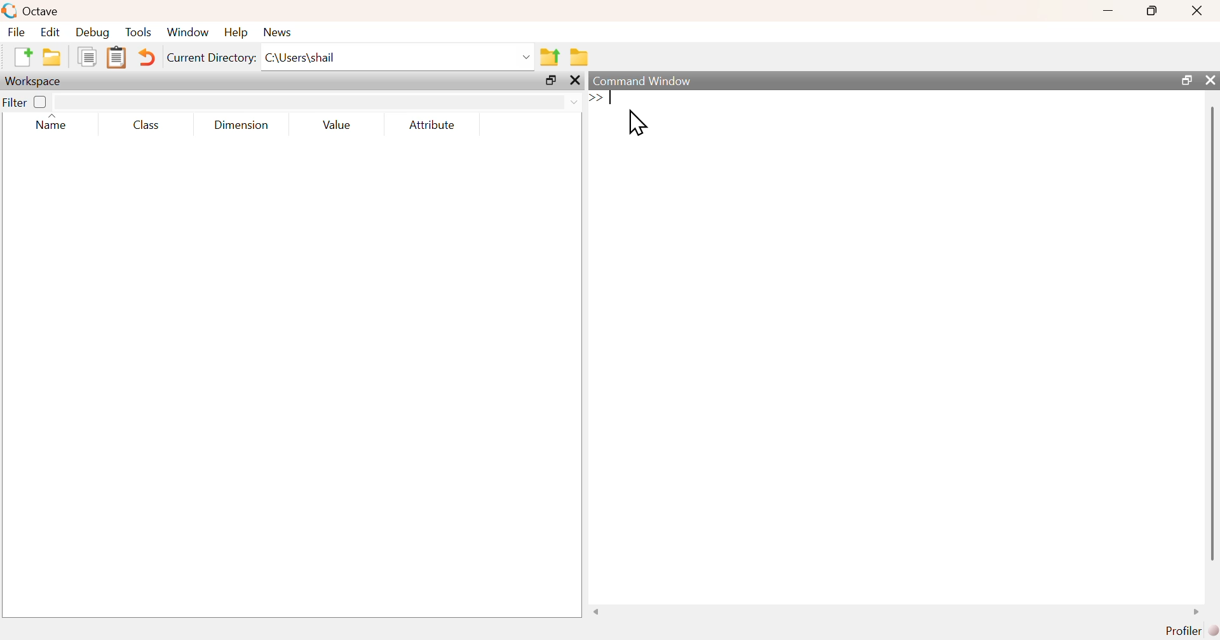  What do you see at coordinates (433, 124) in the screenshot?
I see `Attribute` at bounding box center [433, 124].